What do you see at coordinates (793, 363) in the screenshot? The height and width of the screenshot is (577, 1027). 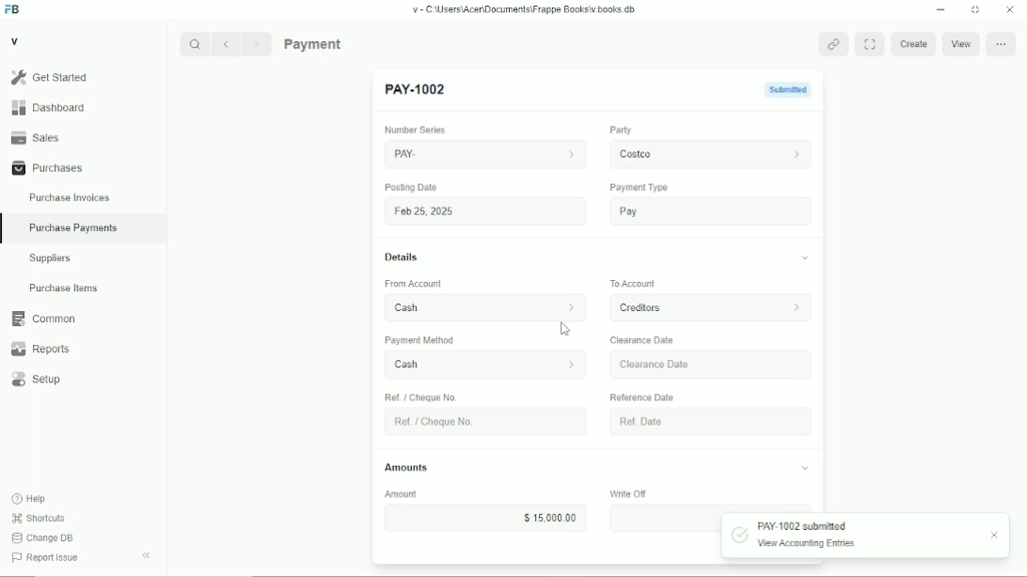 I see `calender` at bounding box center [793, 363].